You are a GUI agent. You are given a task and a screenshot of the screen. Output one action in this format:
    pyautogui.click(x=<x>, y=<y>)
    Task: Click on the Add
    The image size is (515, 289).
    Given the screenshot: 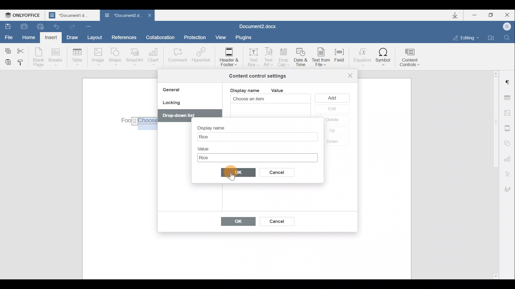 What is the action you would take?
    pyautogui.click(x=333, y=98)
    